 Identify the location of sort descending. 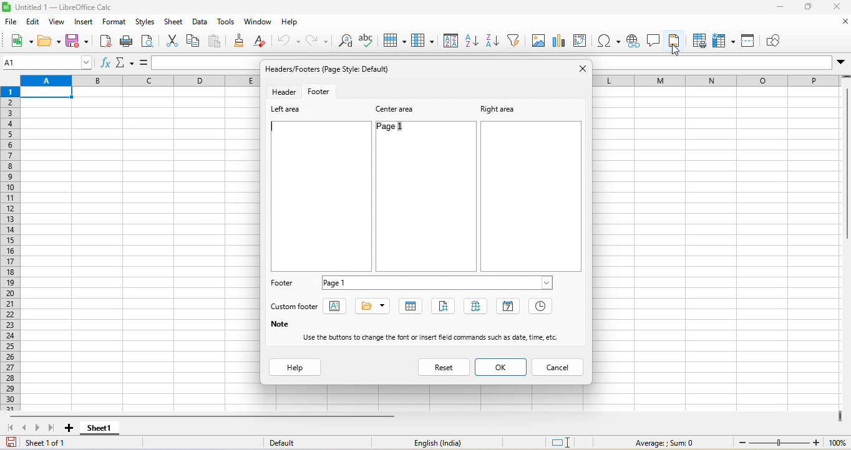
(494, 41).